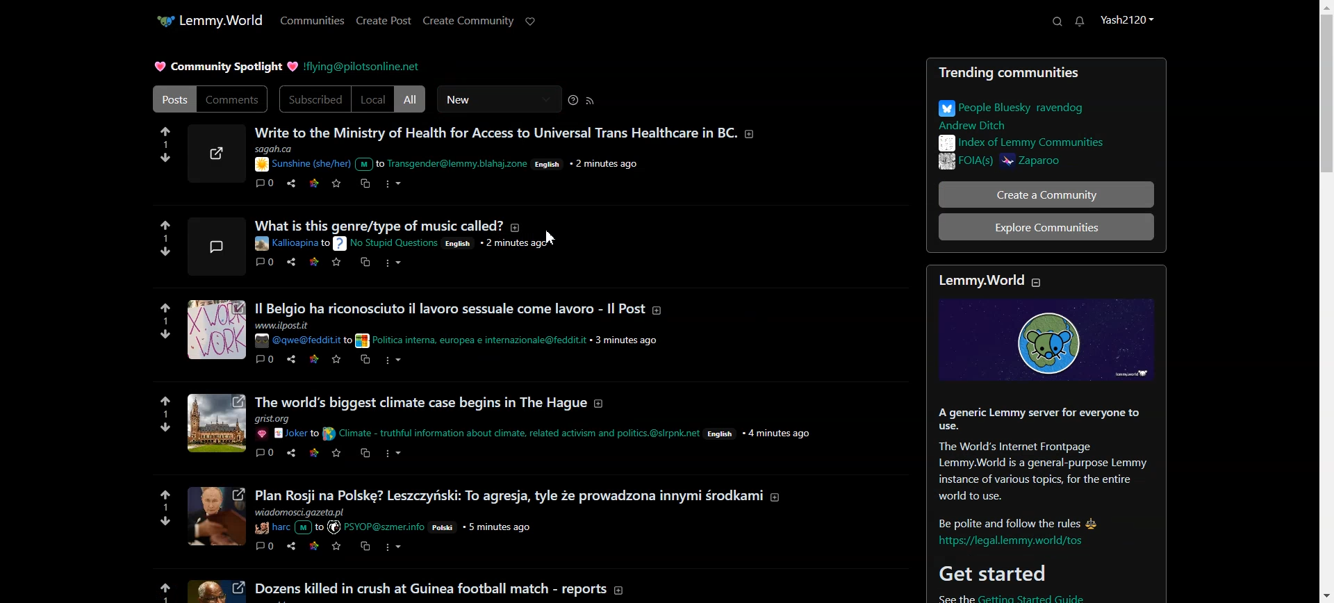  I want to click on text, so click(291, 327).